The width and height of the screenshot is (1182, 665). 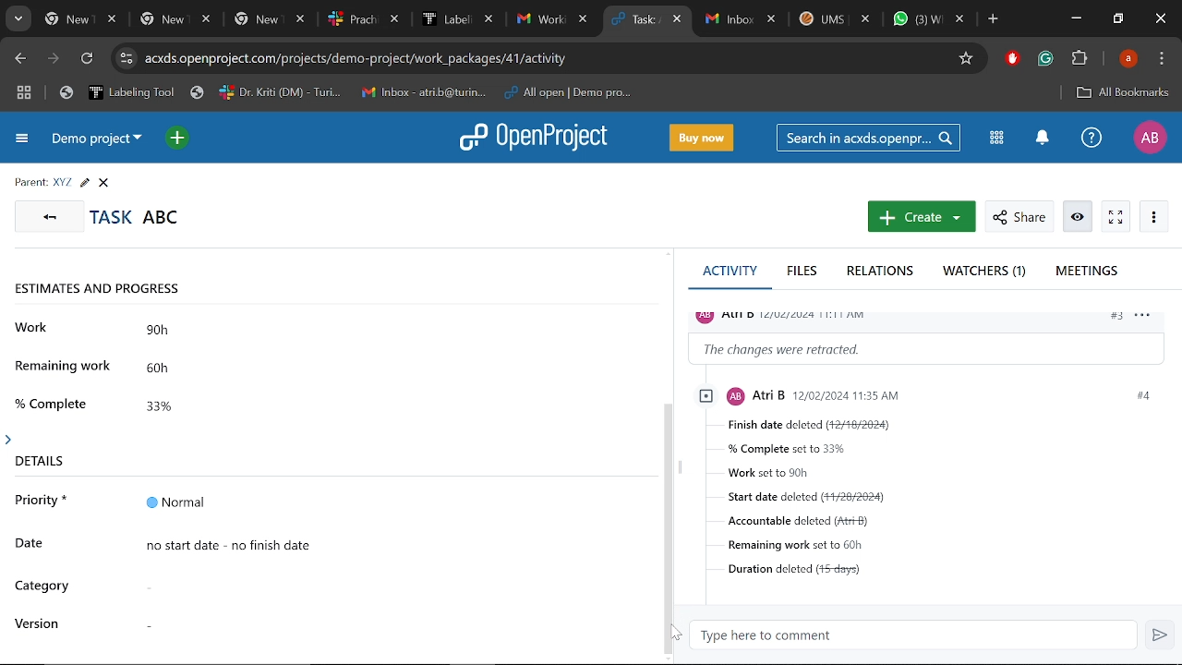 I want to click on Add/remove bookmark, so click(x=965, y=59).